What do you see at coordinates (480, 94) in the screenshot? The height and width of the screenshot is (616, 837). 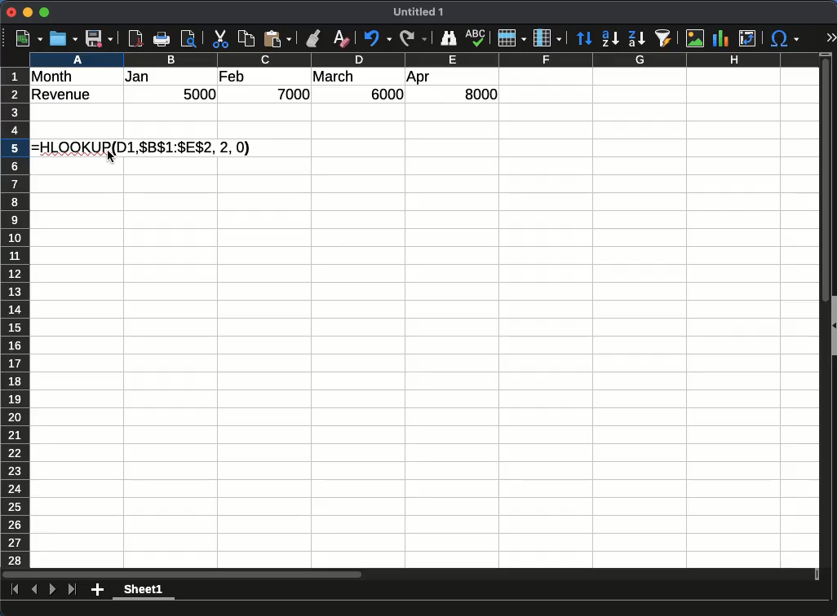 I see `8000` at bounding box center [480, 94].